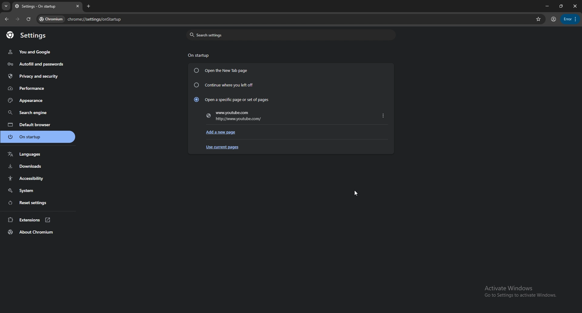 The width and height of the screenshot is (582, 313). What do you see at coordinates (223, 147) in the screenshot?
I see `use current pages` at bounding box center [223, 147].